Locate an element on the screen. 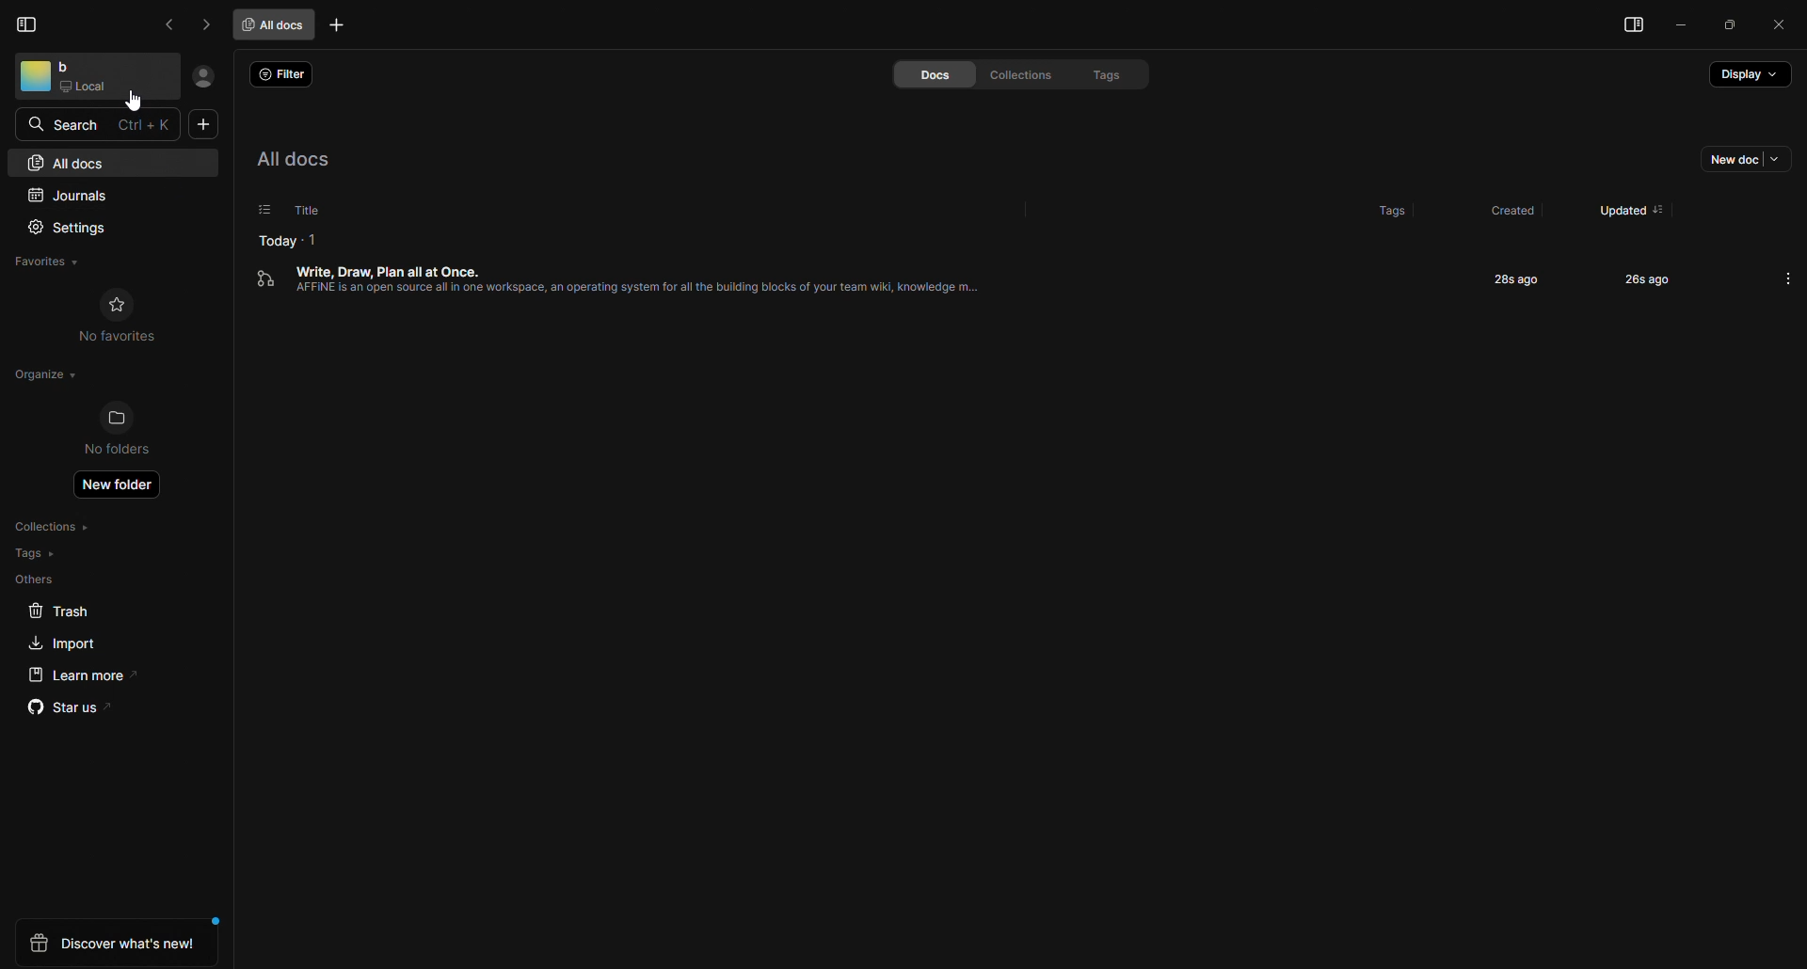 The width and height of the screenshot is (1807, 969). tags is located at coordinates (1096, 73).